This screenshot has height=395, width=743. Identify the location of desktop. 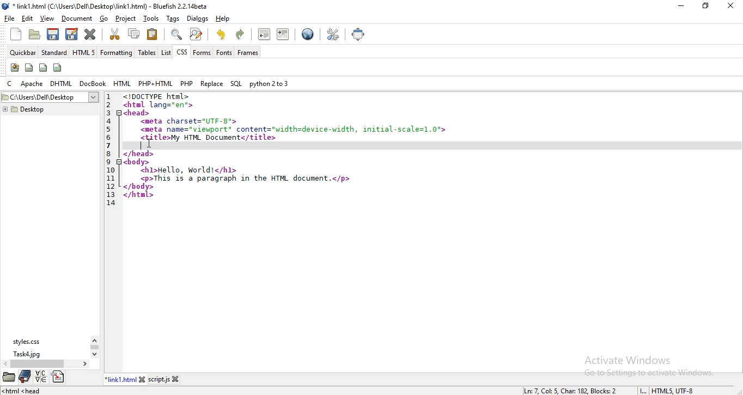
(51, 97).